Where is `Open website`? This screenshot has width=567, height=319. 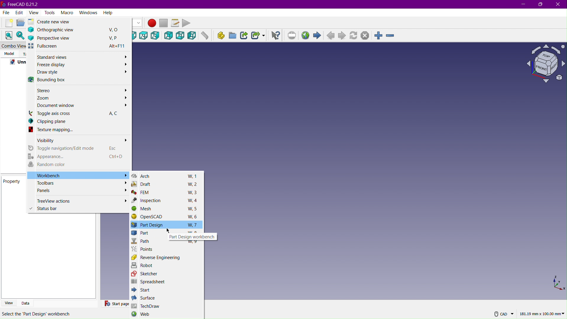 Open website is located at coordinates (305, 36).